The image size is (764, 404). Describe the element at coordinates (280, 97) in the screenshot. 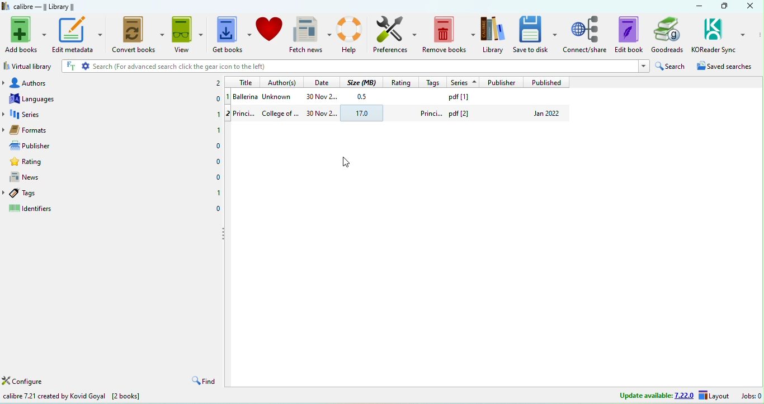

I see `unknown` at that location.